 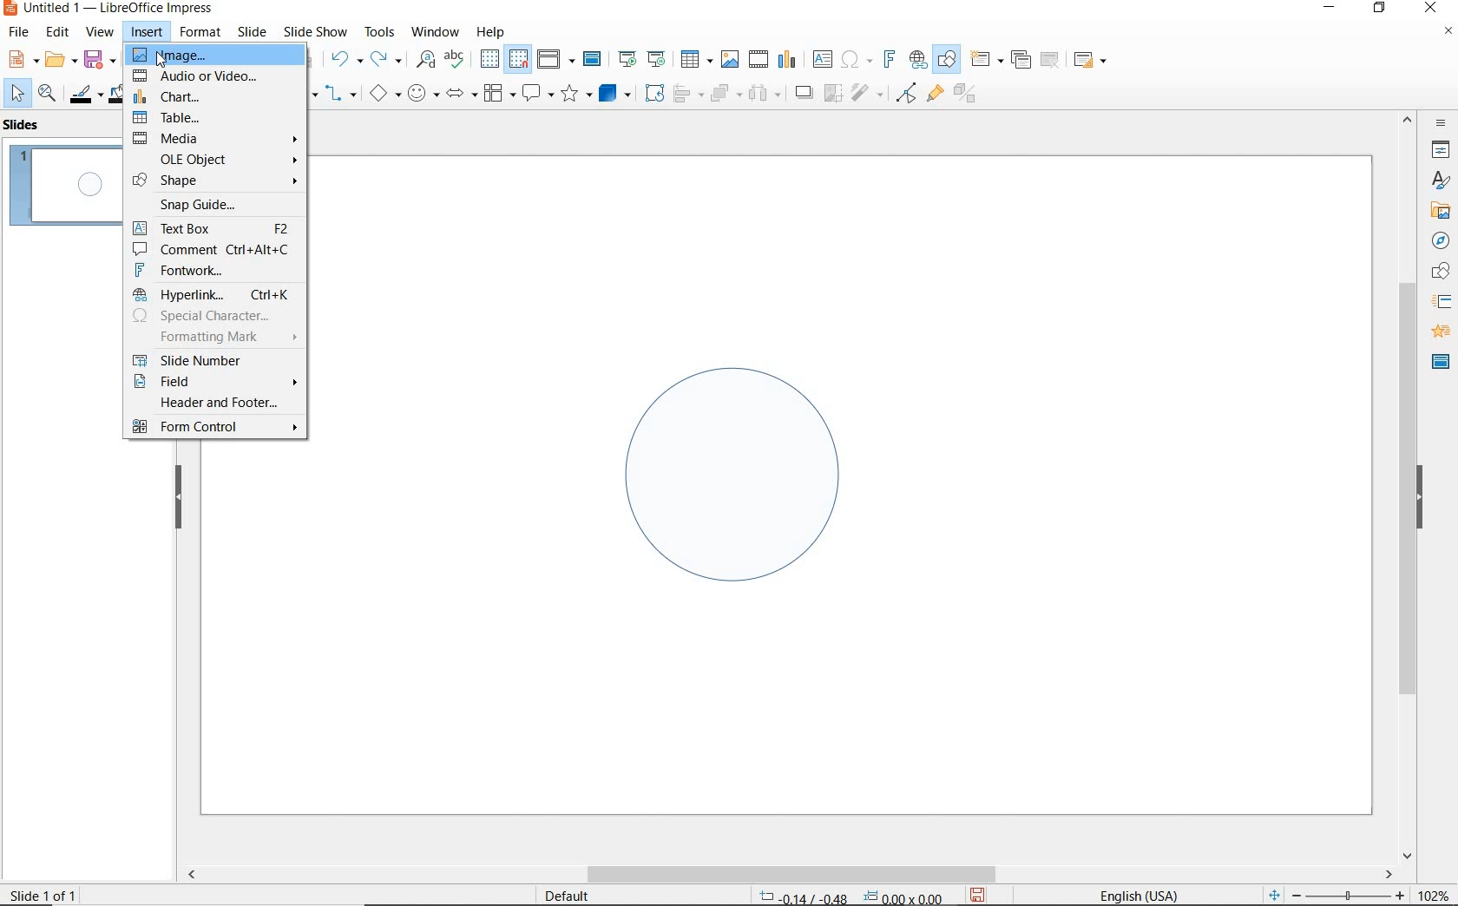 I want to click on open, so click(x=58, y=60).